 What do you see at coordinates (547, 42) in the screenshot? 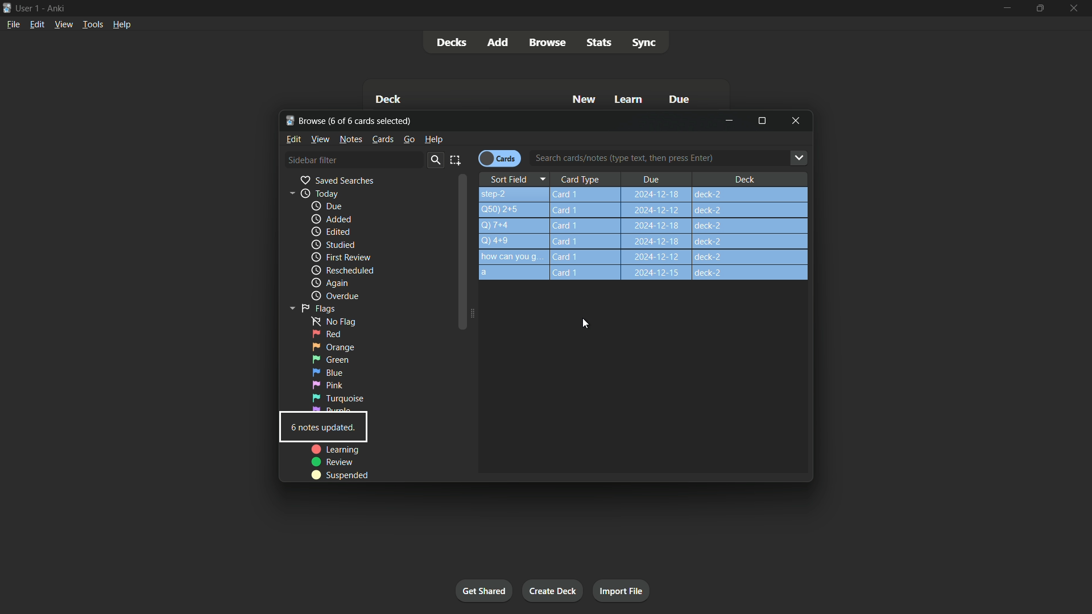
I see `Browse` at bounding box center [547, 42].